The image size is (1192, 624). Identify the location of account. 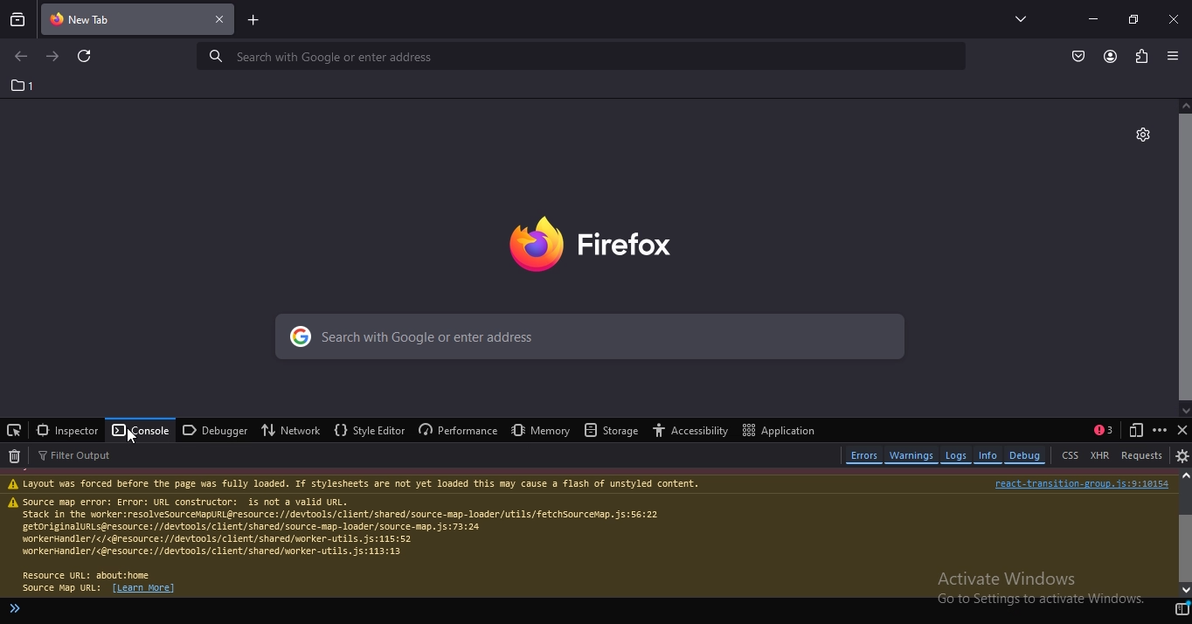
(1111, 56).